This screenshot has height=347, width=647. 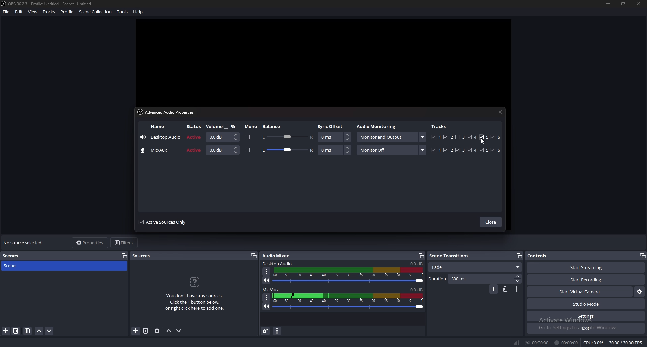 I want to click on desktop audio, so click(x=278, y=264).